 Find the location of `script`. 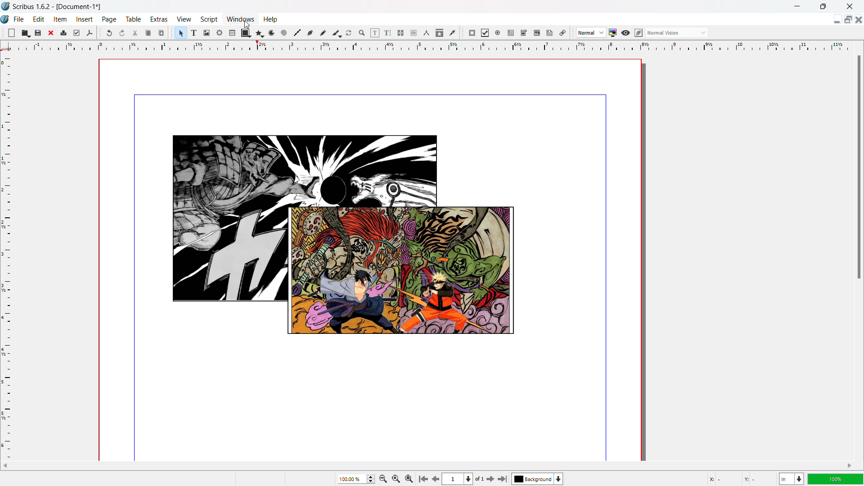

script is located at coordinates (209, 19).